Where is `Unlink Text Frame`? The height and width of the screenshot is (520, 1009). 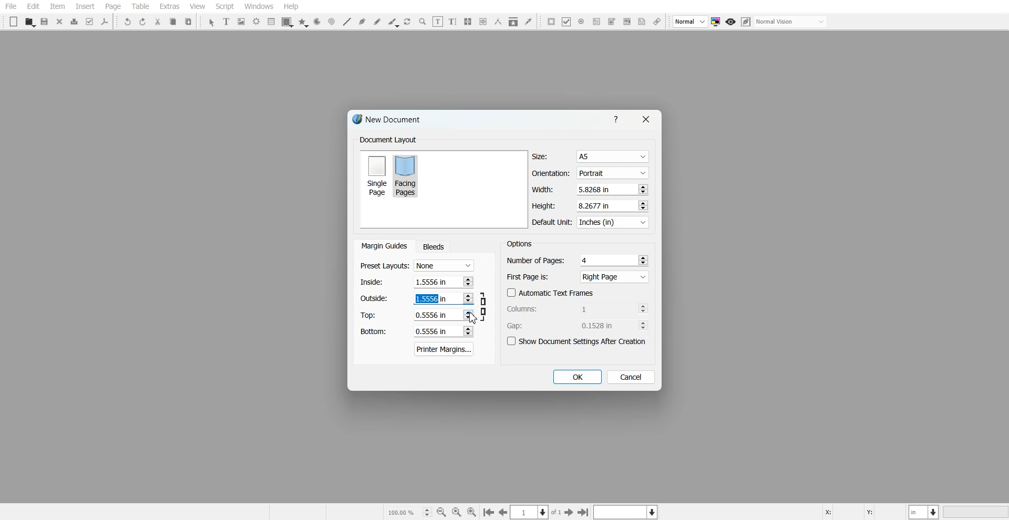 Unlink Text Frame is located at coordinates (483, 22).